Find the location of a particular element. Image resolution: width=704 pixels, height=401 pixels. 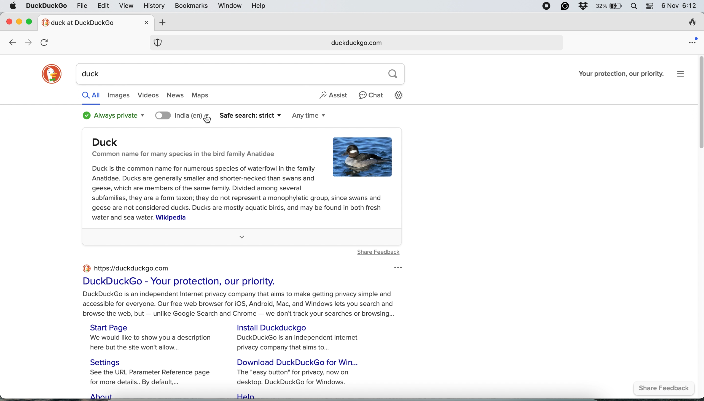

dropbox is located at coordinates (583, 6).